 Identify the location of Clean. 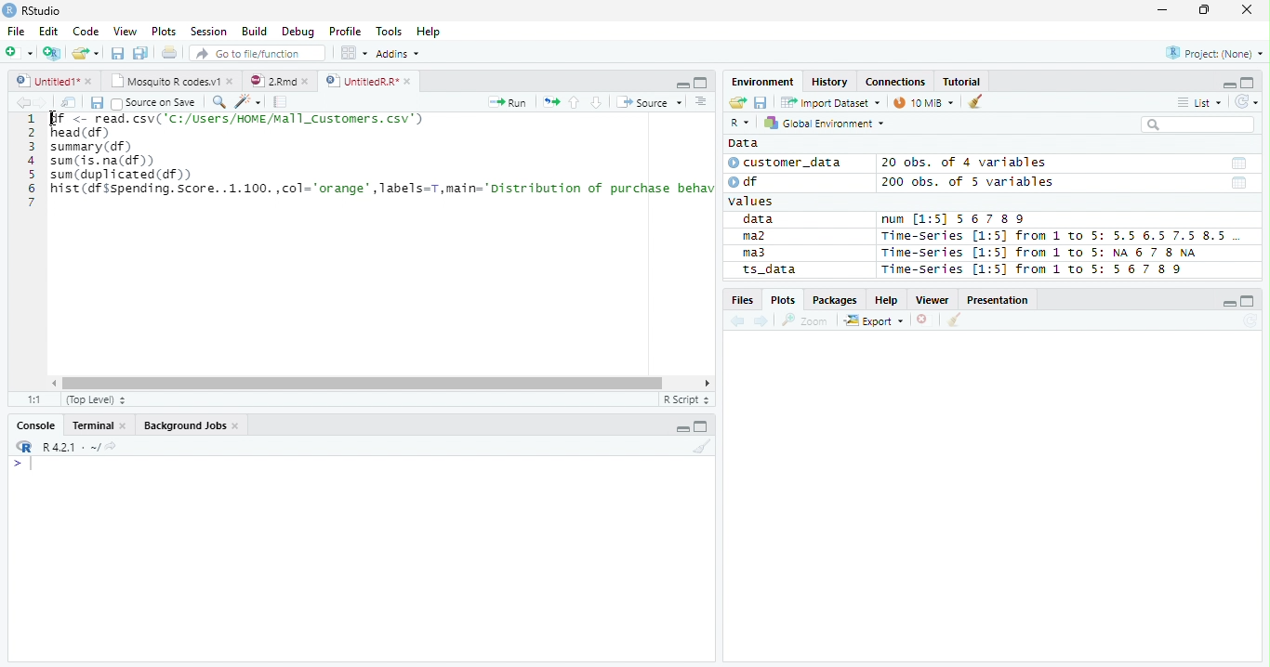
(977, 100).